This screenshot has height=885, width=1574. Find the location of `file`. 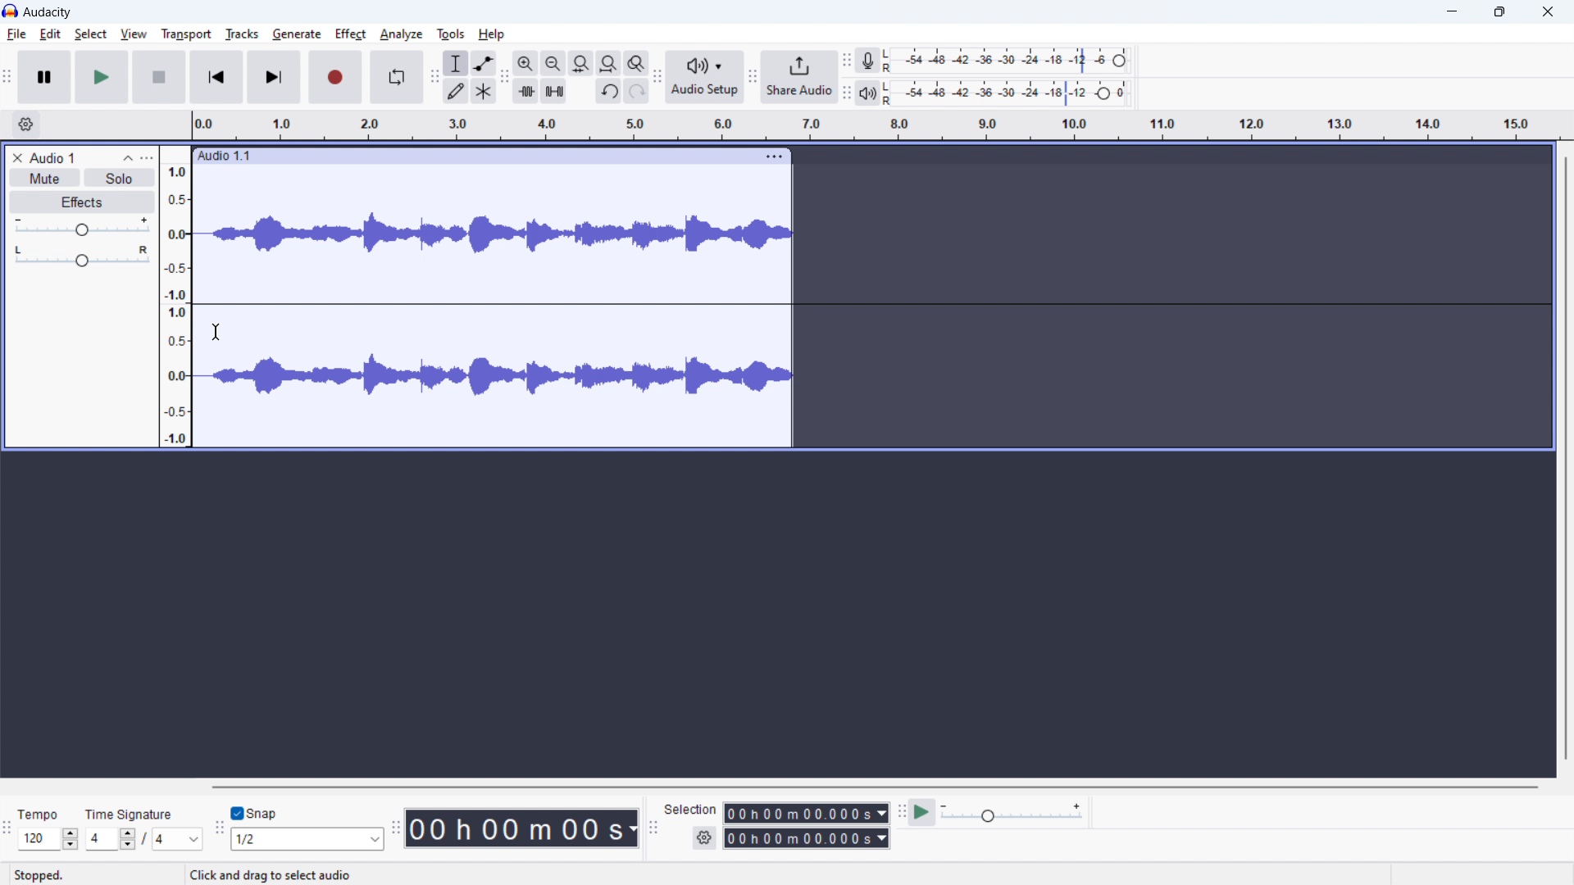

file is located at coordinates (16, 34).